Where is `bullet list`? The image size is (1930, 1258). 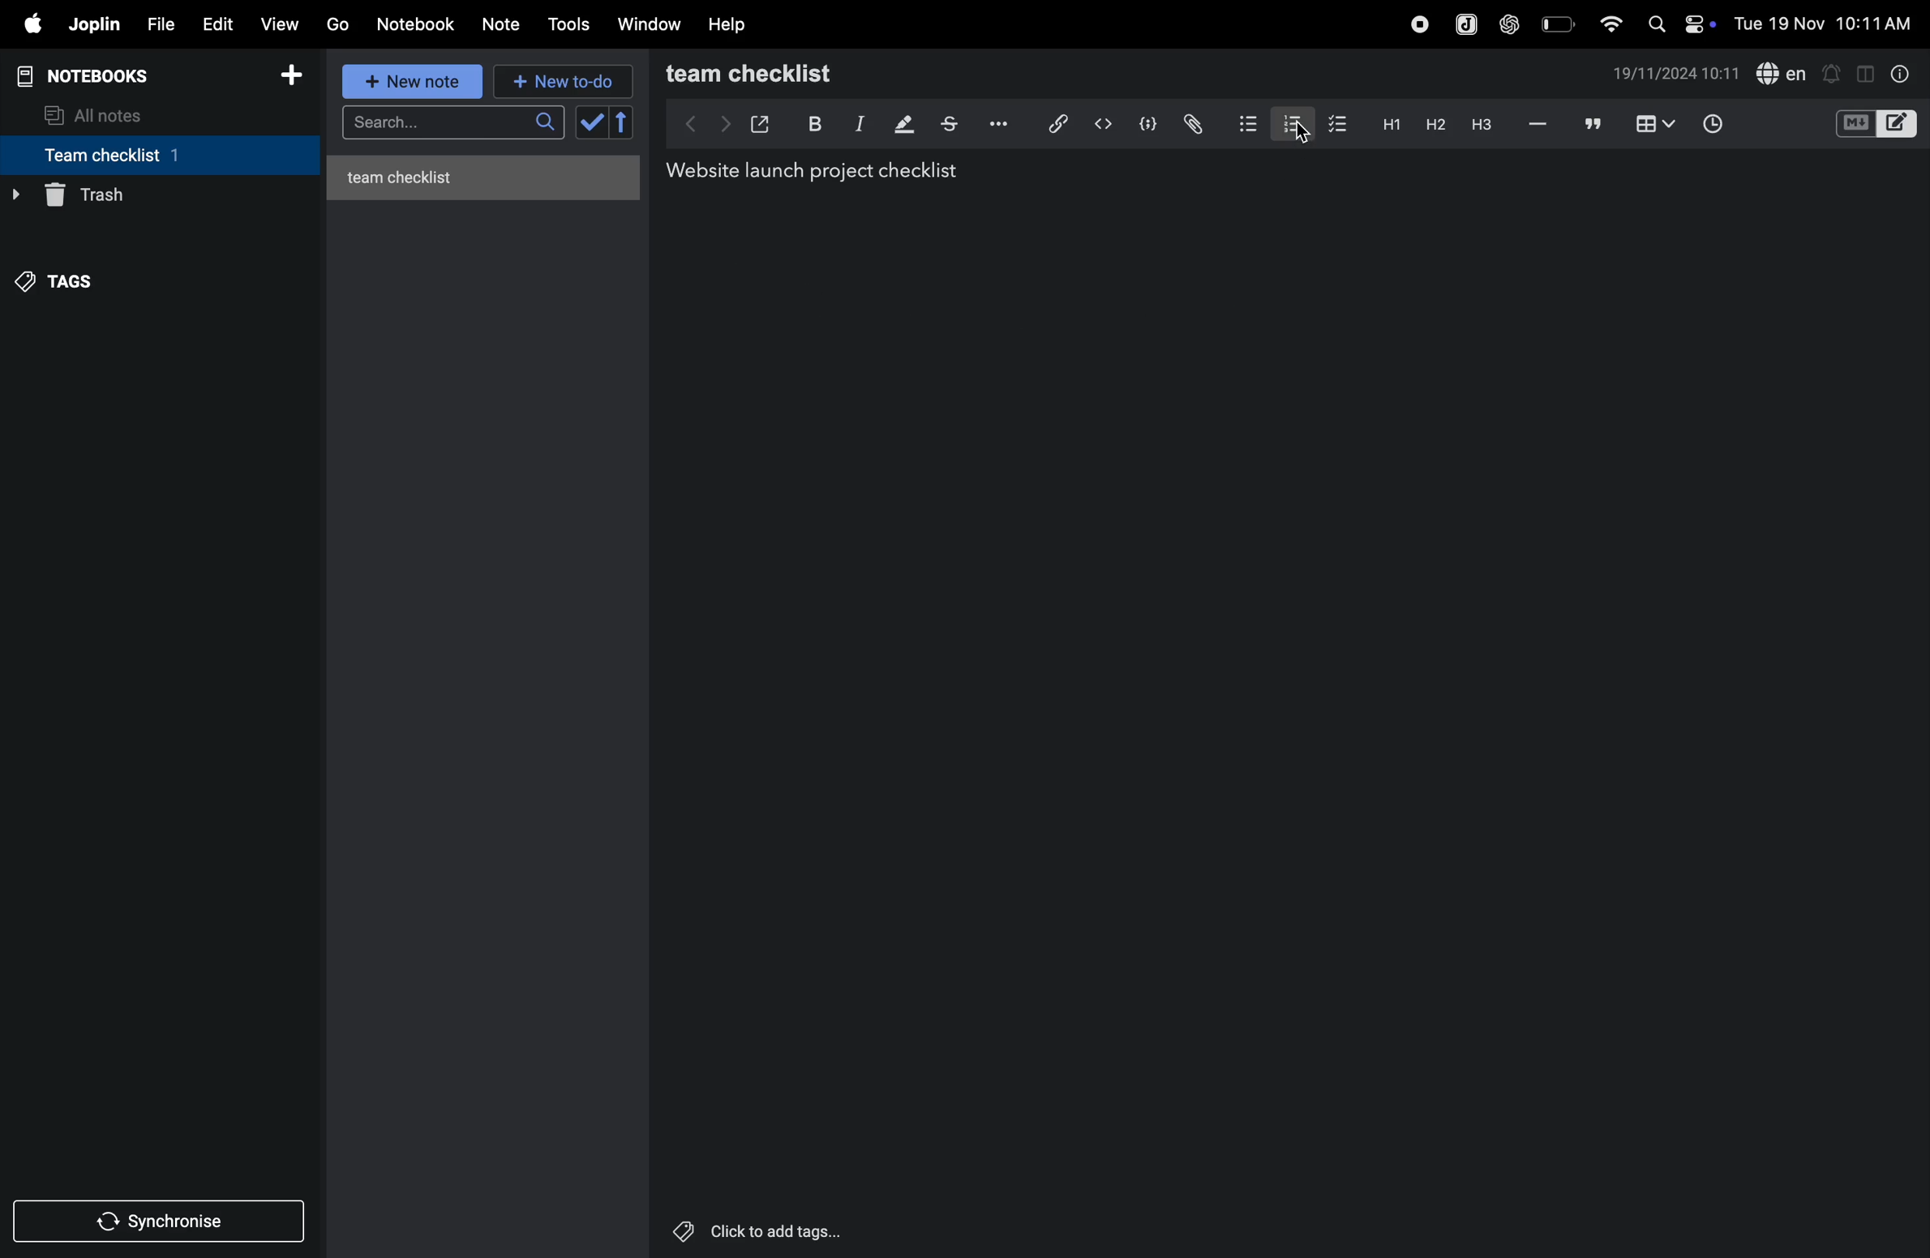
bullet list is located at coordinates (1244, 123).